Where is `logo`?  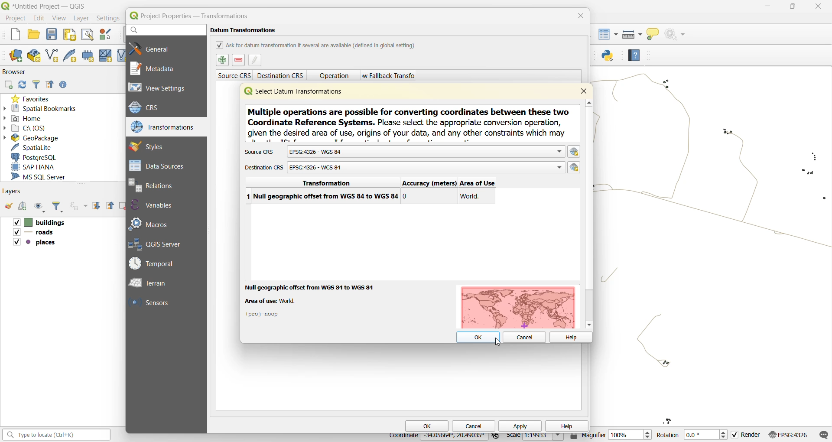
logo is located at coordinates (5, 6).